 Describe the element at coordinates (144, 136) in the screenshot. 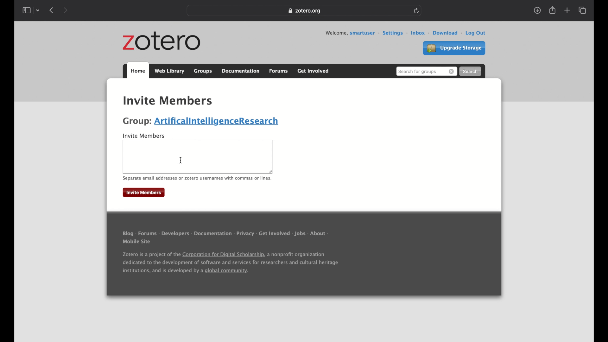

I see `invite members` at that location.